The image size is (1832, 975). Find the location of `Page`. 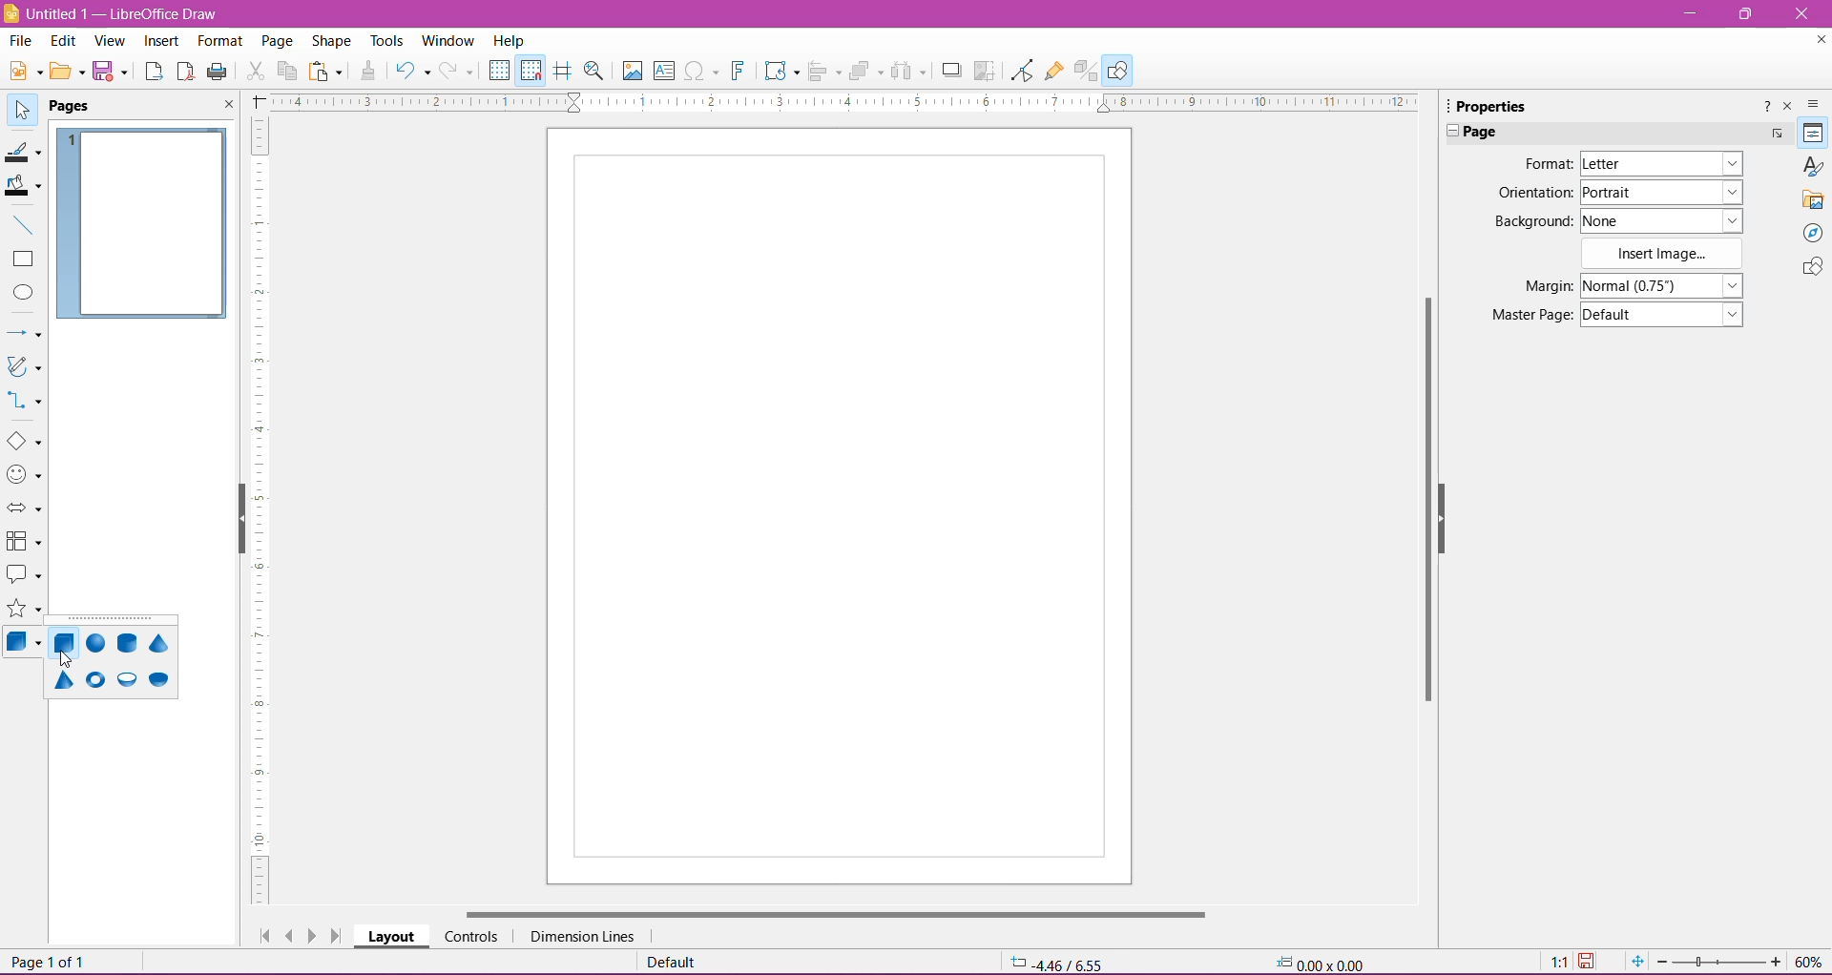

Page is located at coordinates (276, 44).